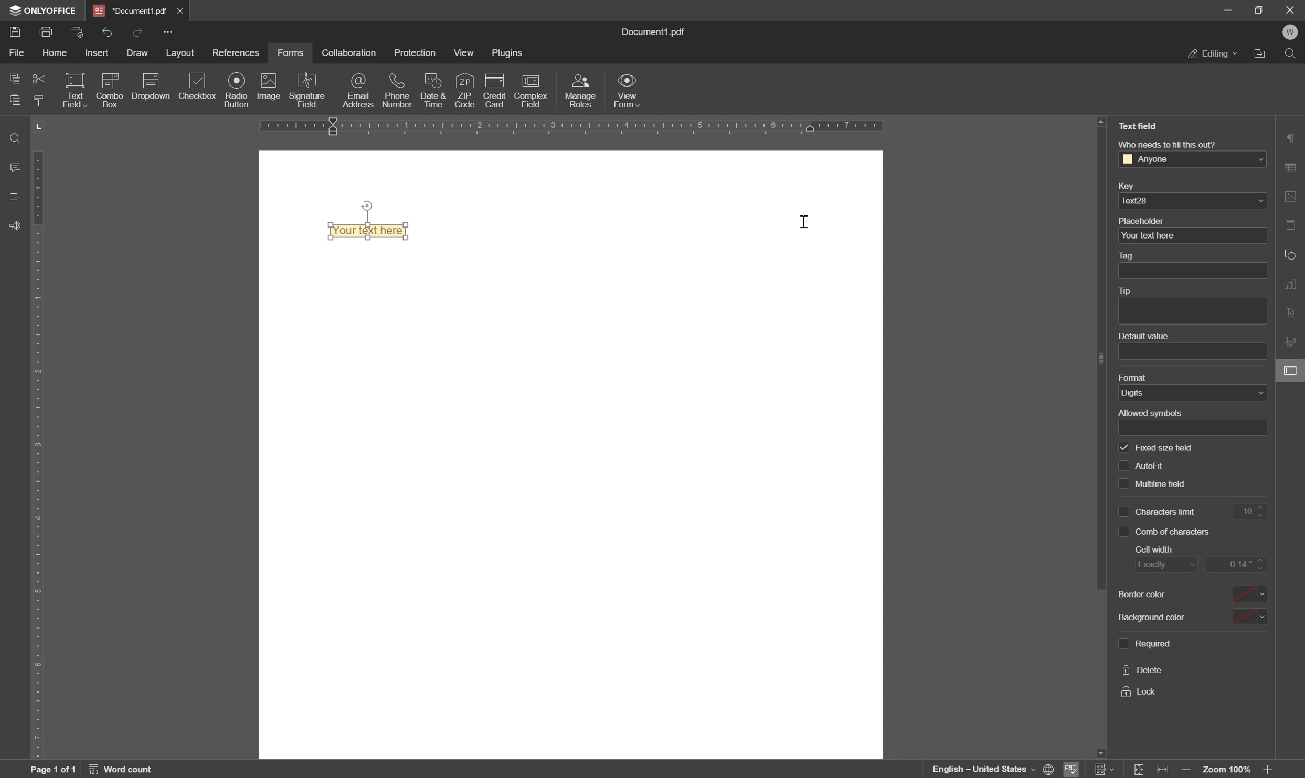  I want to click on home, so click(56, 55).